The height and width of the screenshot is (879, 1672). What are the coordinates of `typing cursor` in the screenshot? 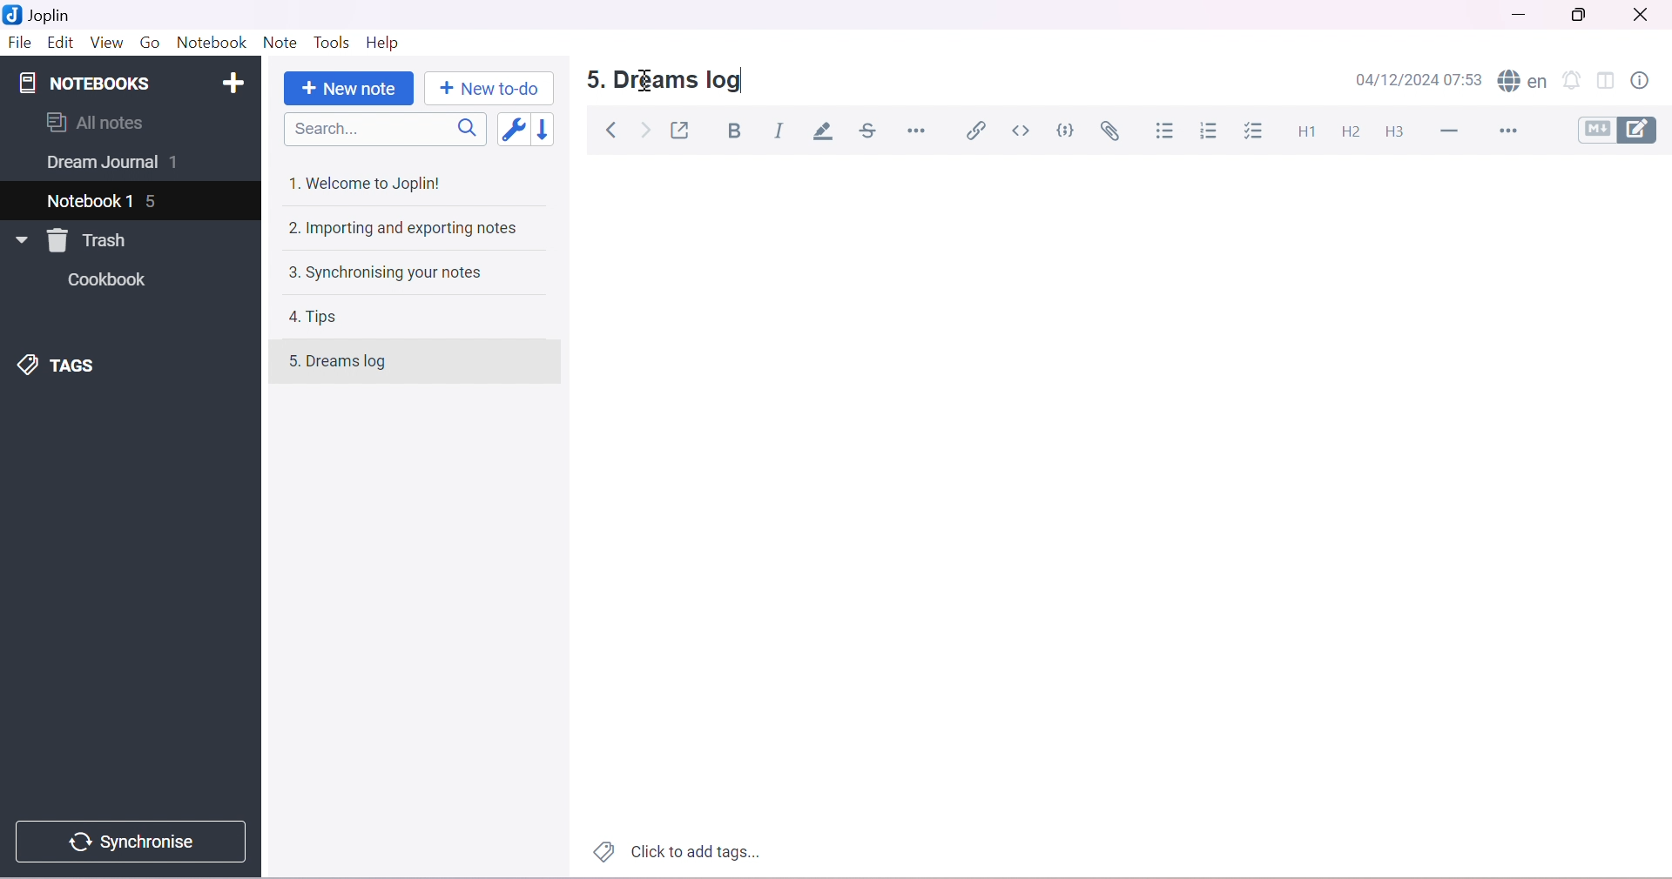 It's located at (740, 83).